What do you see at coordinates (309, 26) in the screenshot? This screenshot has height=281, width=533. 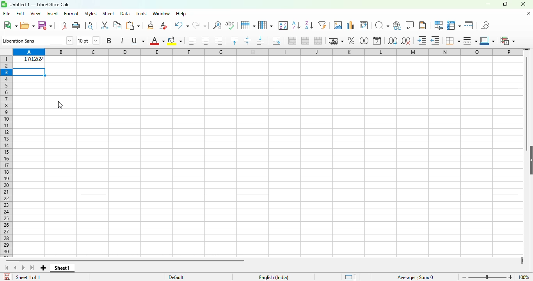 I see `sort descending` at bounding box center [309, 26].